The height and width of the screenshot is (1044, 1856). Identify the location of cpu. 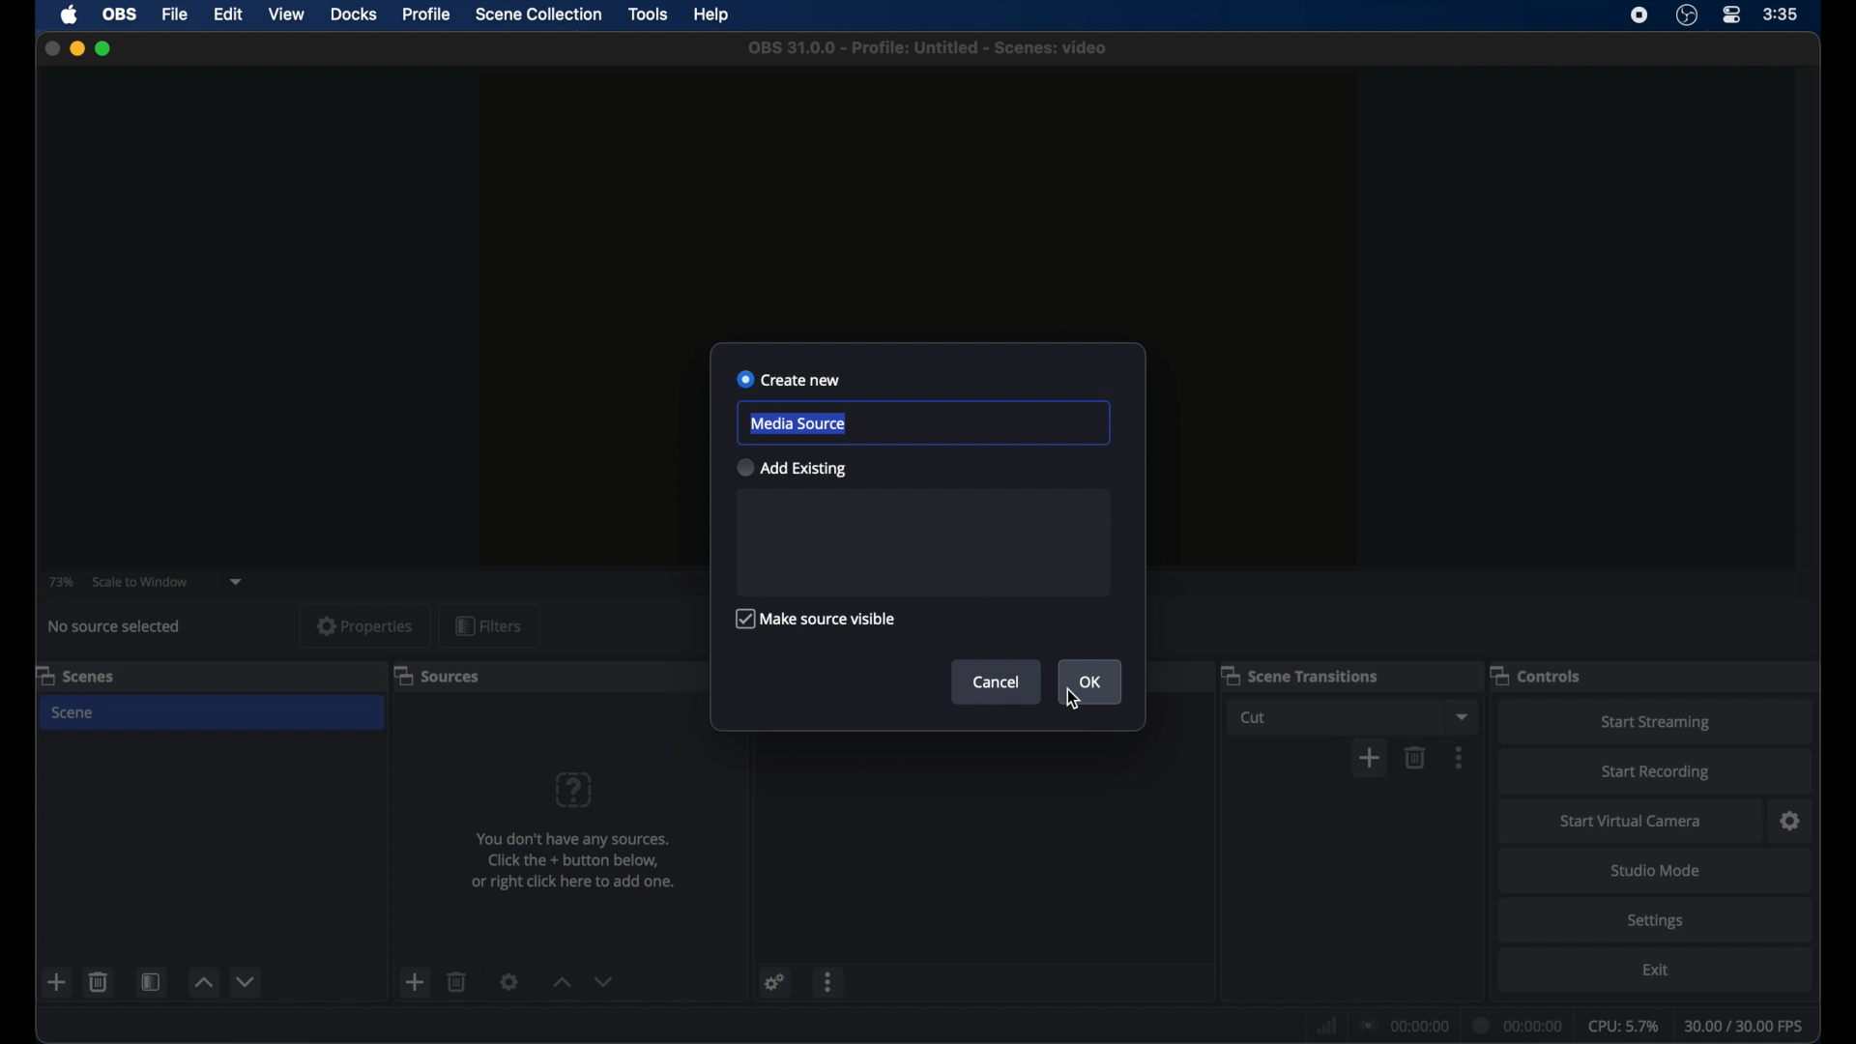
(1623, 1024).